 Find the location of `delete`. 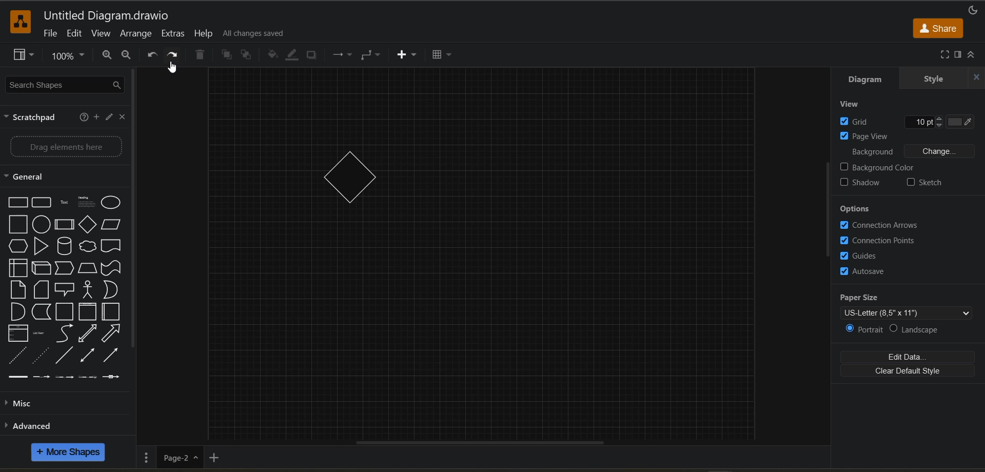

delete is located at coordinates (200, 54).